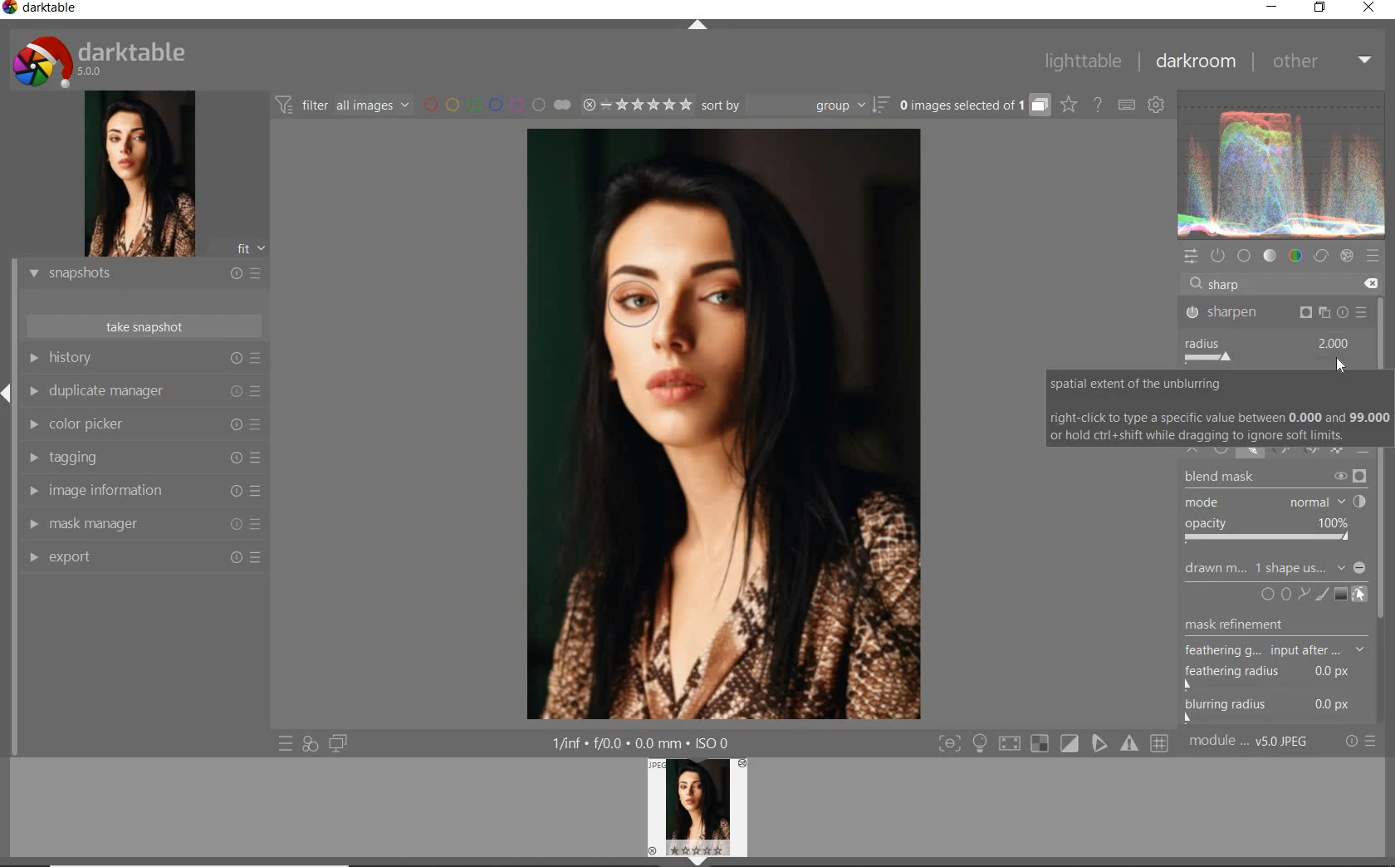  Describe the element at coordinates (1249, 740) in the screenshot. I see `module..v50JPEG` at that location.